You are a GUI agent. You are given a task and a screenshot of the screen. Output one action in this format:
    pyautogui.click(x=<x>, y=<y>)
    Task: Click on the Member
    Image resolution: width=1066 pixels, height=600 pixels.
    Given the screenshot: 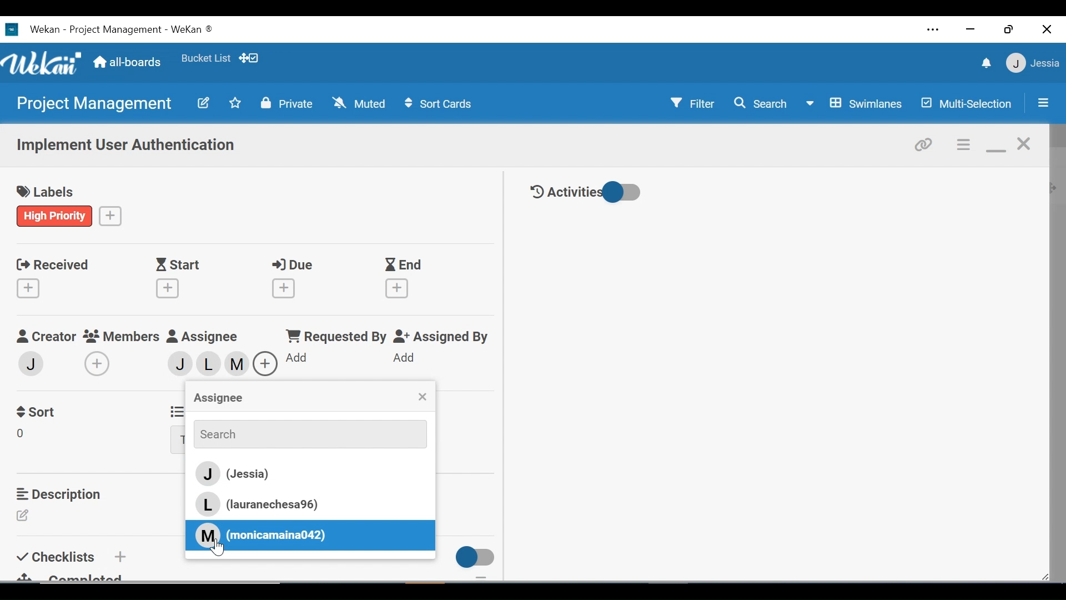 What is the action you would take?
    pyautogui.click(x=32, y=363)
    